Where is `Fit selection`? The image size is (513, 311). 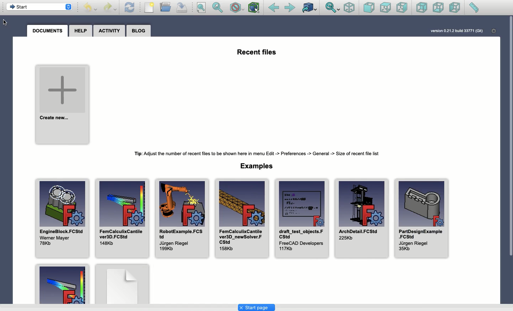 Fit selection is located at coordinates (217, 7).